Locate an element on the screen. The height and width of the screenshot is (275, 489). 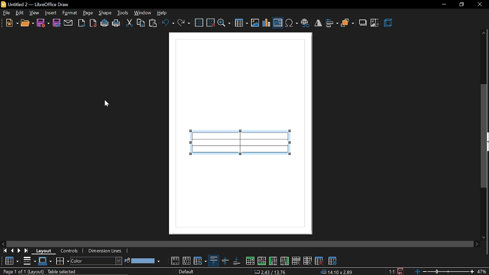
optimize is located at coordinates (200, 261).